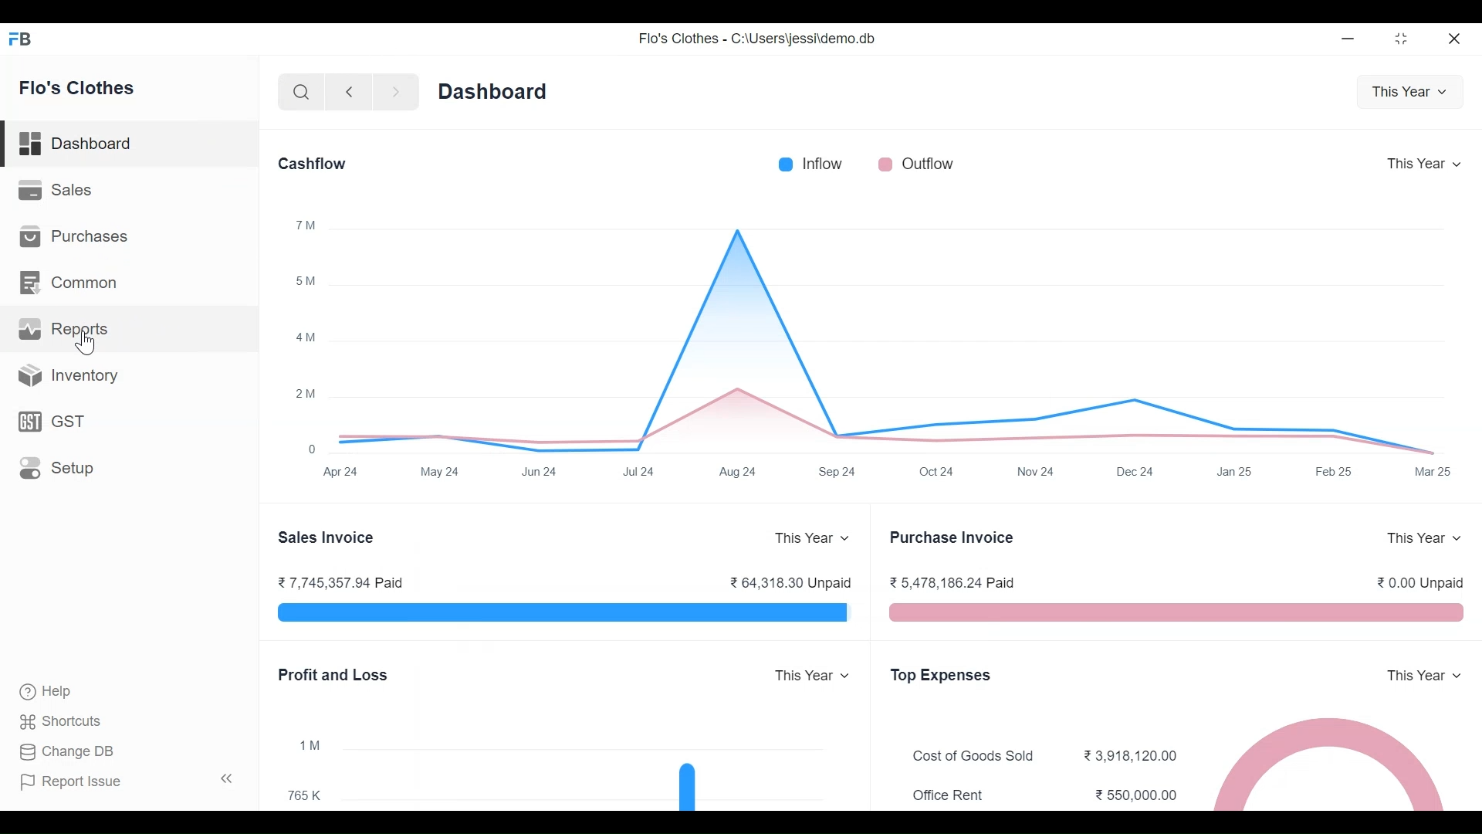 The width and height of the screenshot is (1482, 834). Describe the element at coordinates (565, 613) in the screenshot. I see `visual representation of paid over unpaid amount ` at that location.